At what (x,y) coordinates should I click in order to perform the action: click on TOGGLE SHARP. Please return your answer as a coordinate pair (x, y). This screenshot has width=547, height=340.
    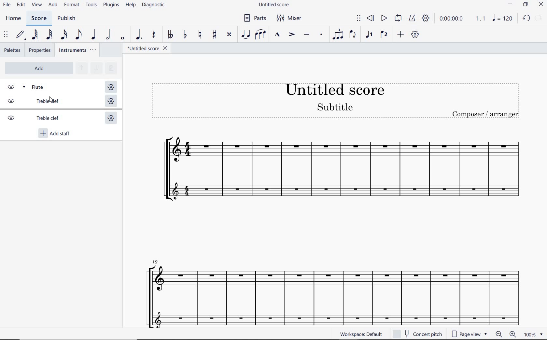
    Looking at the image, I should click on (214, 34).